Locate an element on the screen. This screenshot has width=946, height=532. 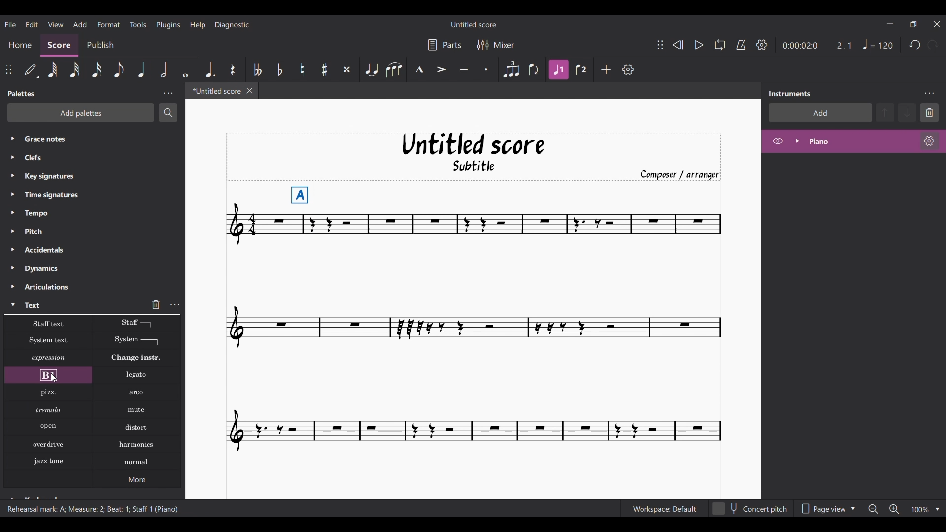
File menu is located at coordinates (10, 24).